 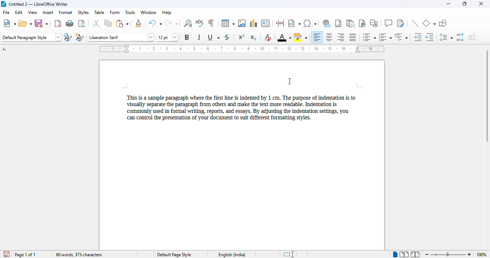 I want to click on copy, so click(x=108, y=23).